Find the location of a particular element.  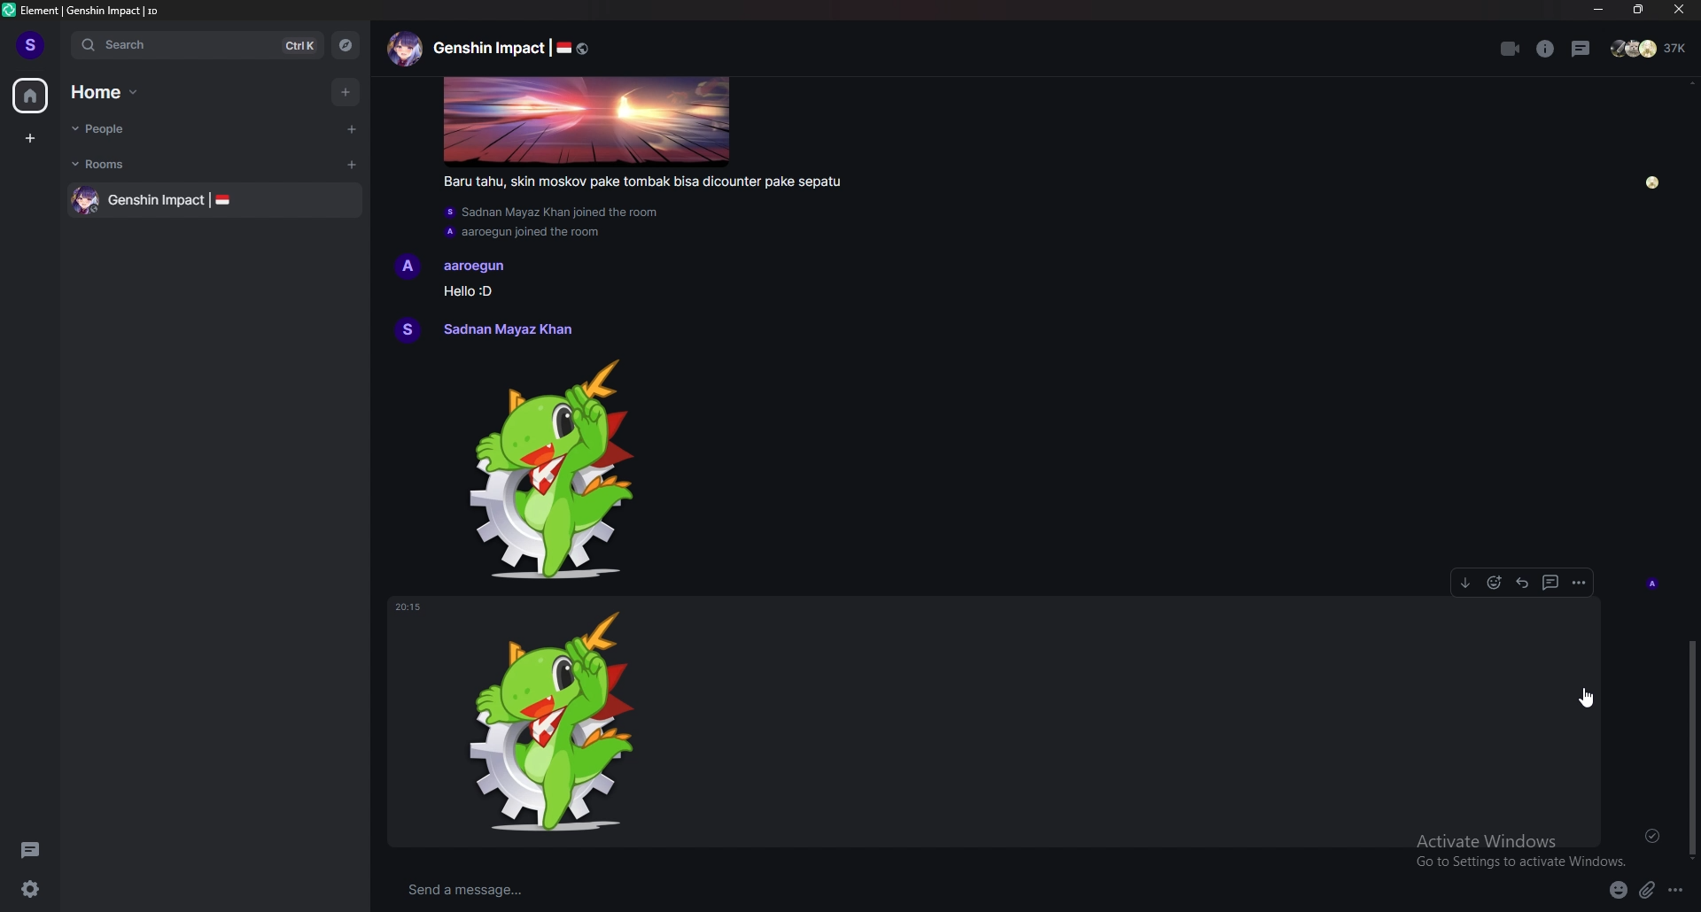

Profile picture is located at coordinates (408, 329).